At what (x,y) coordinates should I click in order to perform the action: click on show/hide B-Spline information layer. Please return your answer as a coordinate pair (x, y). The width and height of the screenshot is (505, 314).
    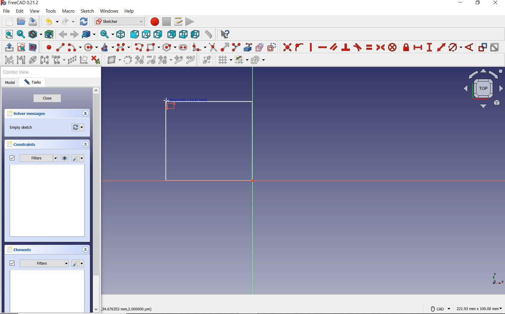
    Looking at the image, I should click on (112, 60).